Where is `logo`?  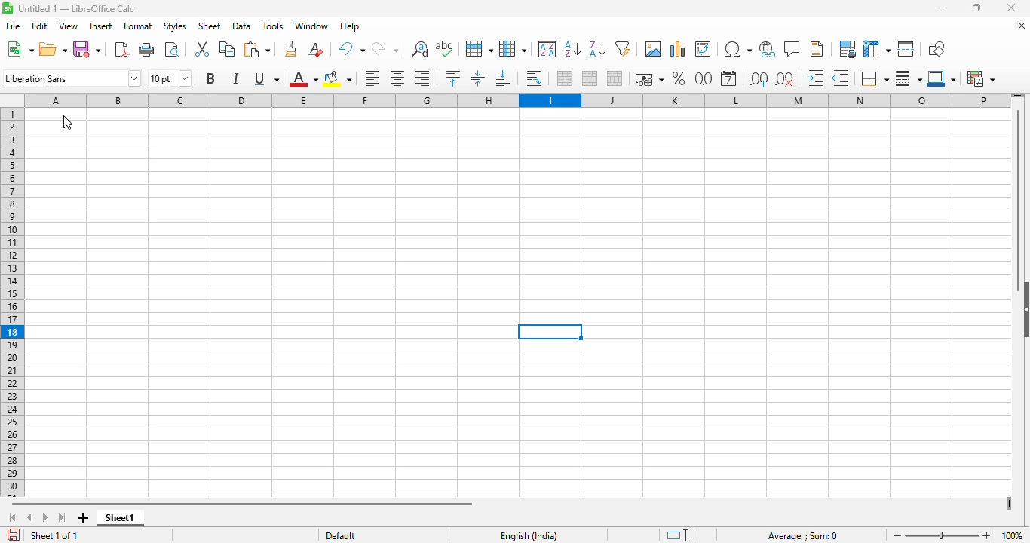
logo is located at coordinates (8, 8).